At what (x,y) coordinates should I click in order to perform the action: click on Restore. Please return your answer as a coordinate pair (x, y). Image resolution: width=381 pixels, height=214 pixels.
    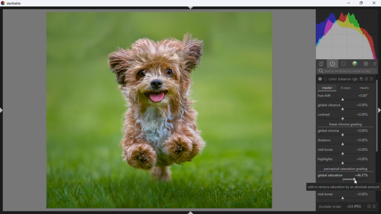
    Looking at the image, I should click on (362, 3).